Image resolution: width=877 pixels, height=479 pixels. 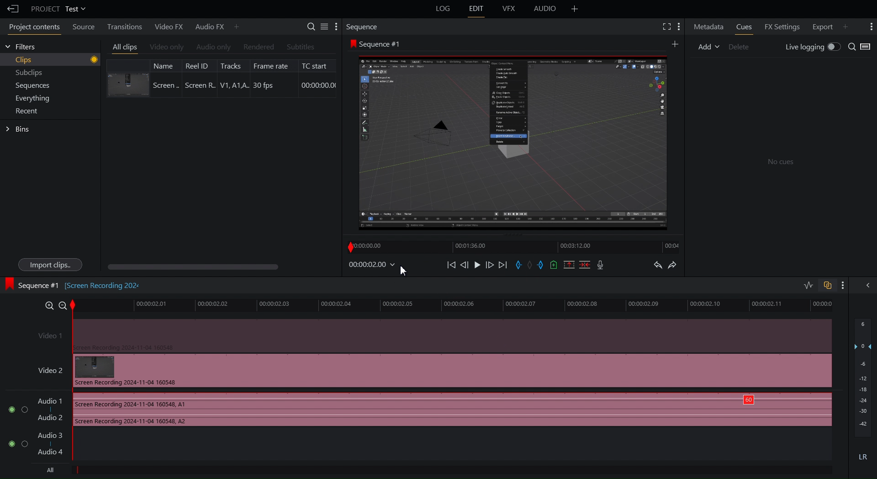 I want to click on Sequence #1, so click(x=377, y=44).